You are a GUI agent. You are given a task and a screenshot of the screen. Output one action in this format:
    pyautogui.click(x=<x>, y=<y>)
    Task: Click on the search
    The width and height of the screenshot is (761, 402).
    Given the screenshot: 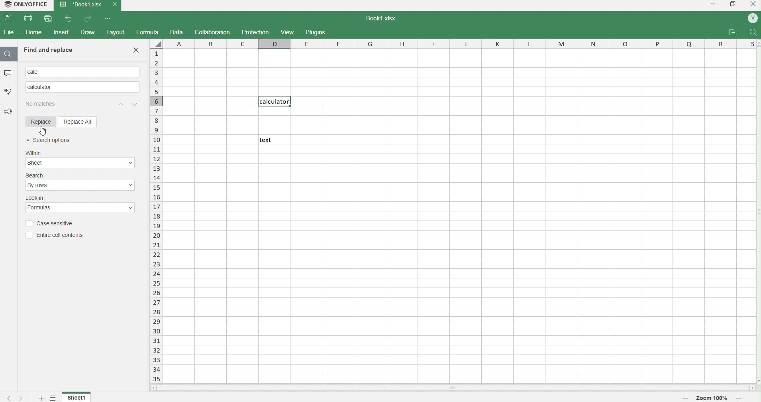 What is the action you would take?
    pyautogui.click(x=8, y=54)
    